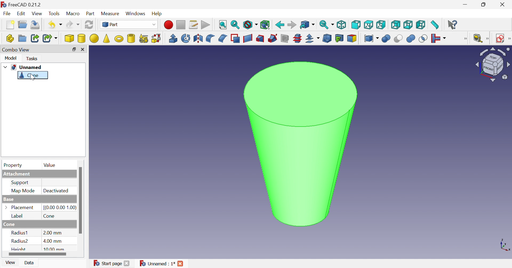 This screenshot has width=512, height=268. What do you see at coordinates (35, 38) in the screenshot?
I see `Make link` at bounding box center [35, 38].